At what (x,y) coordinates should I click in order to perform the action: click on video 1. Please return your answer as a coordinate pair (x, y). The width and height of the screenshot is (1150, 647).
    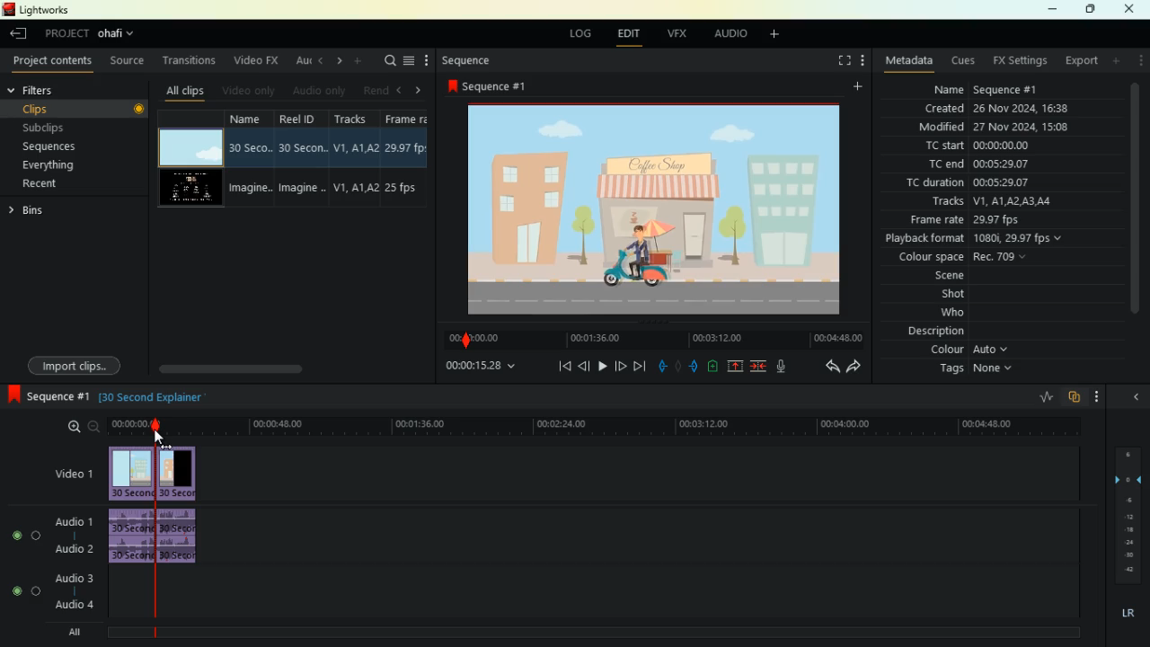
    Looking at the image, I should click on (73, 472).